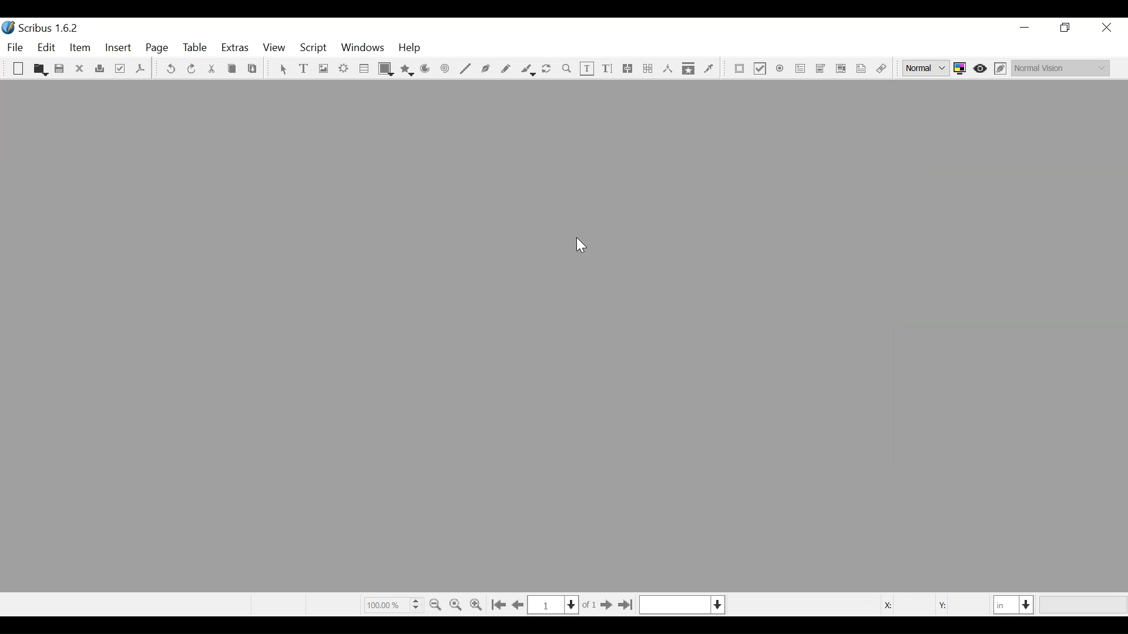 This screenshot has width=1128, height=634. Describe the element at coordinates (1060, 66) in the screenshot. I see `Select the visual appearance of the display` at that location.